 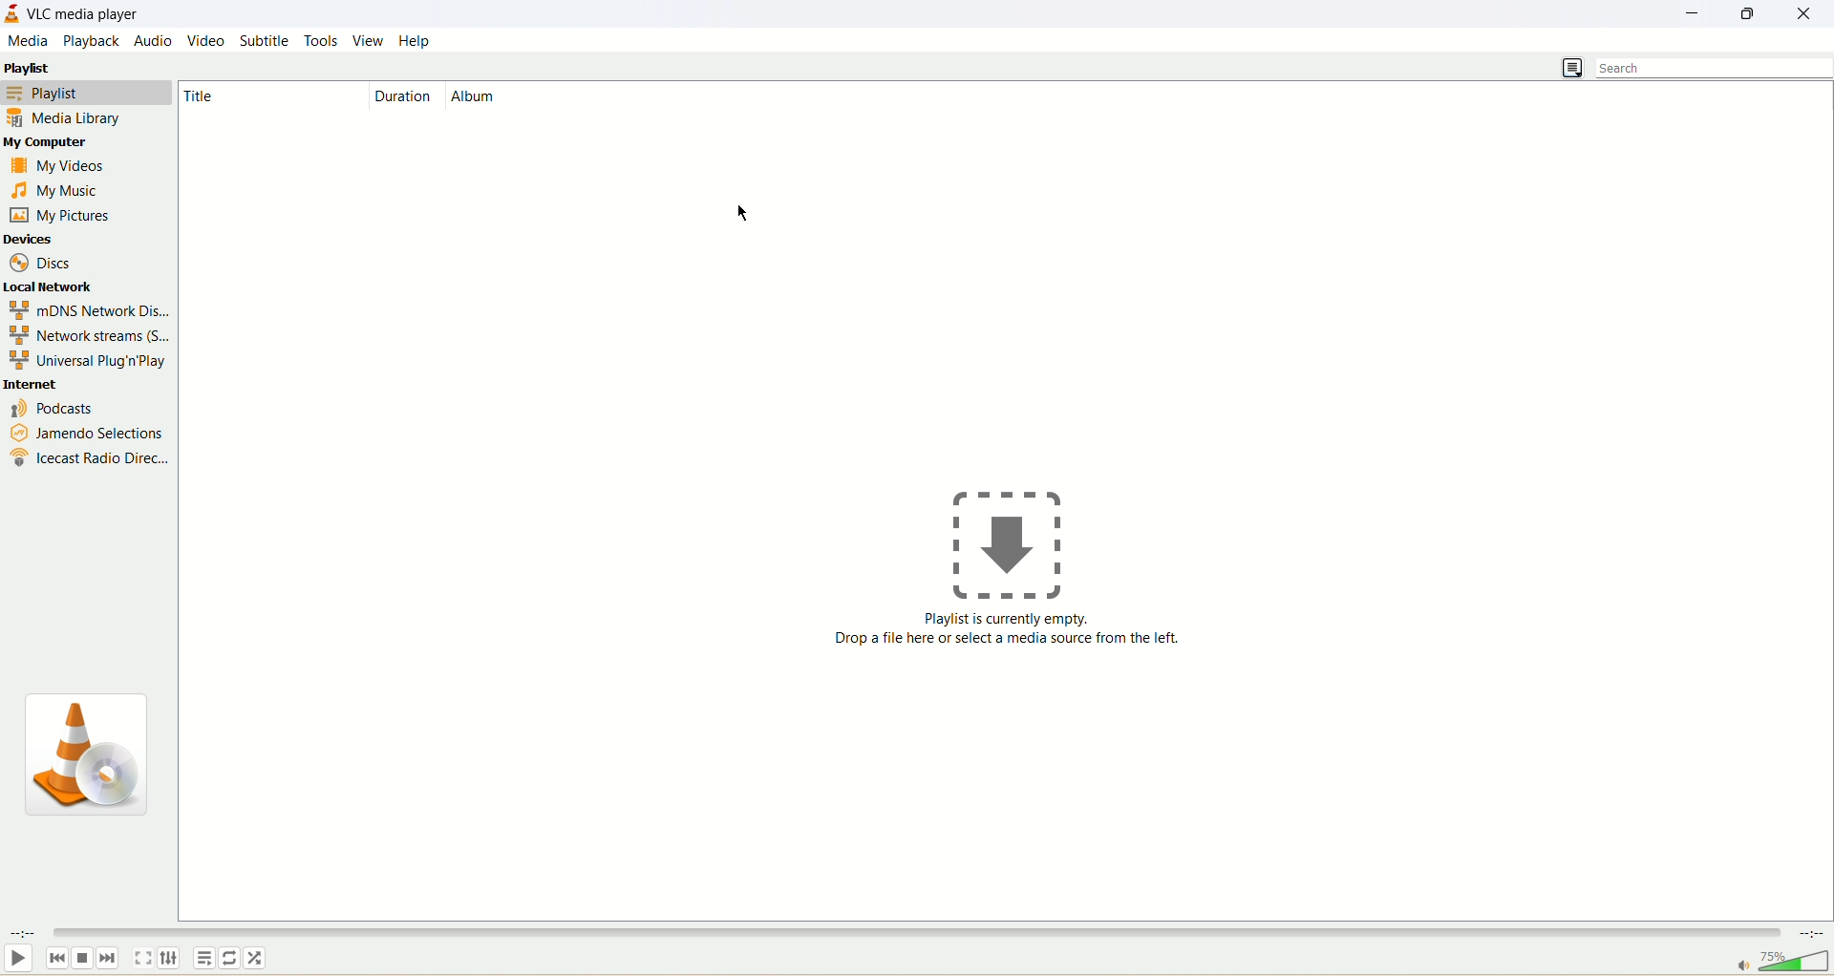 I want to click on stop, so click(x=85, y=955).